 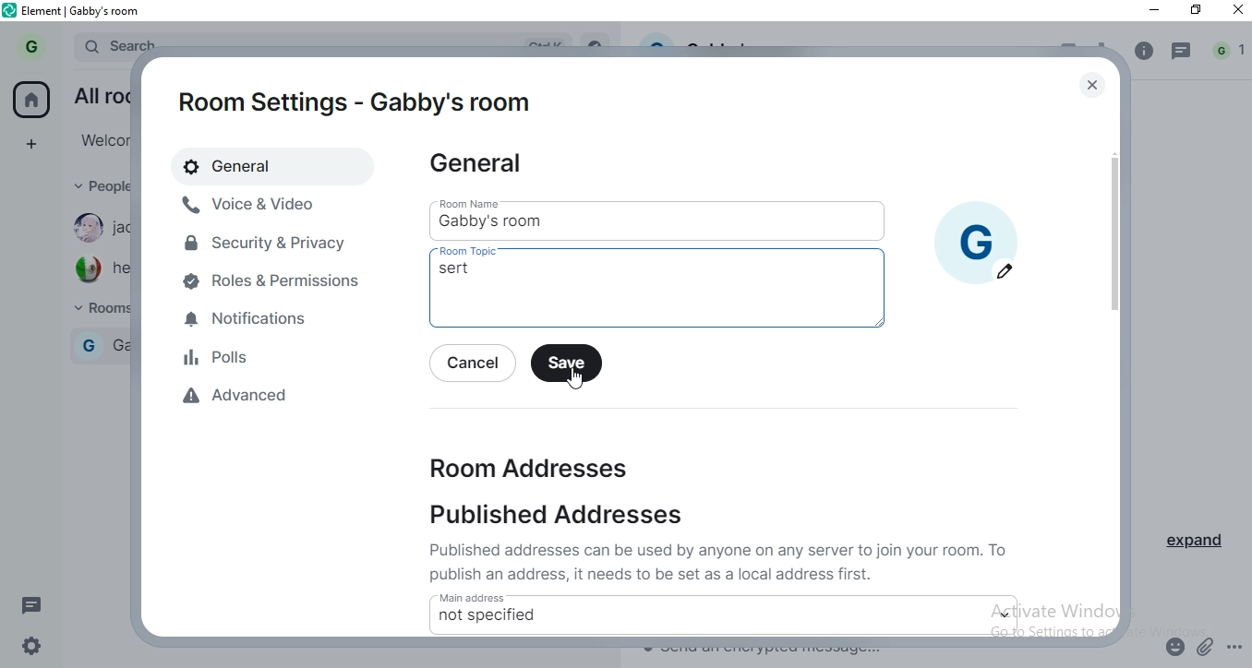 What do you see at coordinates (103, 343) in the screenshot?
I see `gabby room` at bounding box center [103, 343].